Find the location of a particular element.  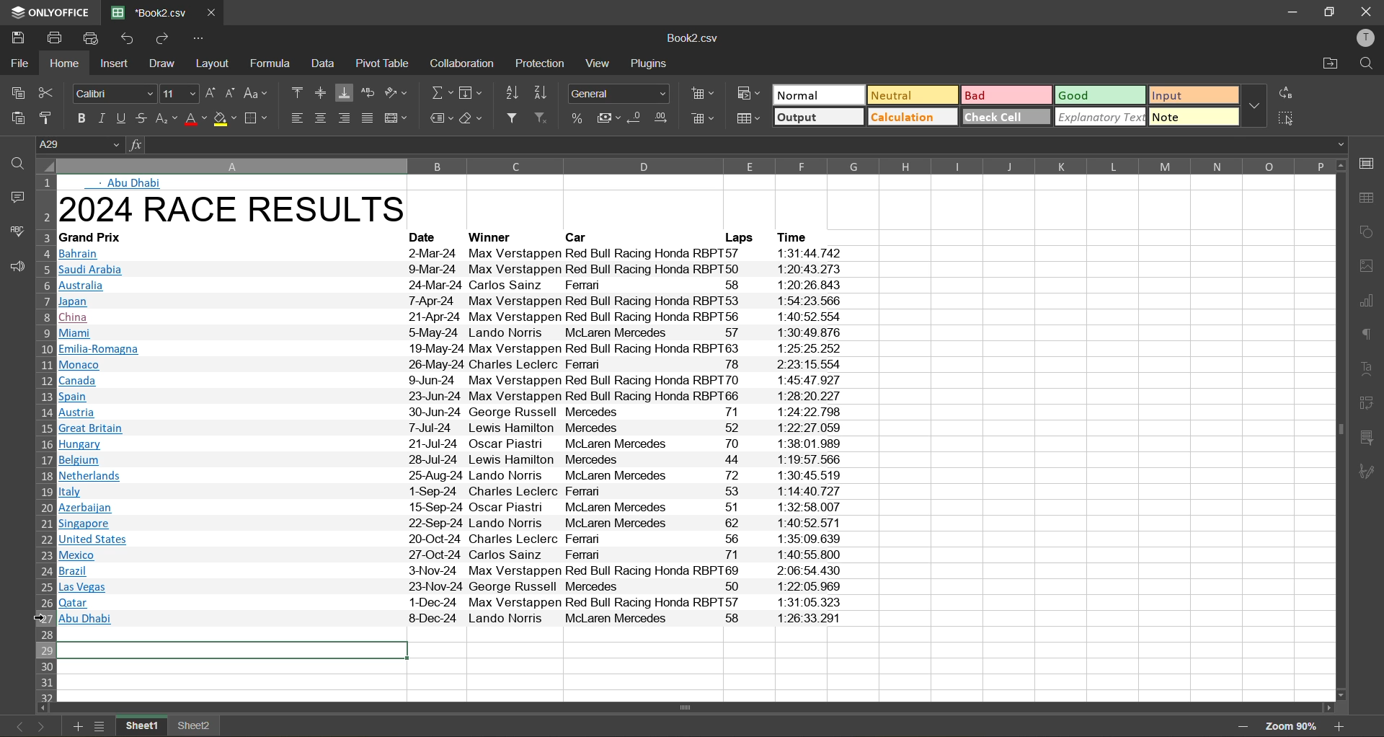

open location is located at coordinates (1328, 64).